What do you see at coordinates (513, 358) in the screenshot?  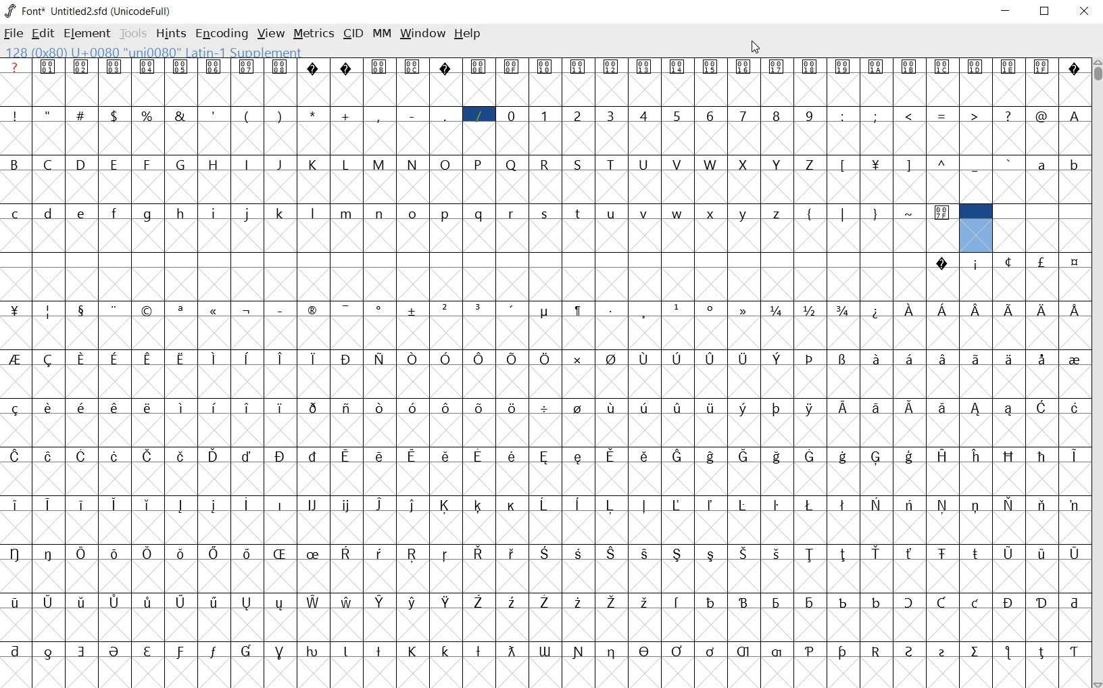 I see `Symbol` at bounding box center [513, 358].